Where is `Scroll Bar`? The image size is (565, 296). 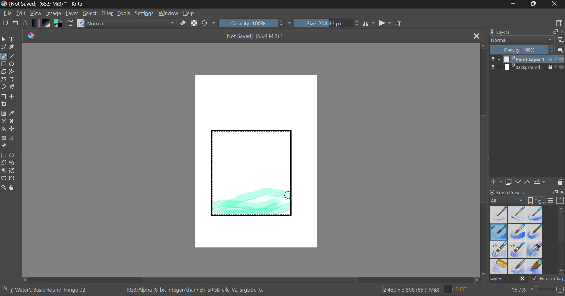 Scroll Bar is located at coordinates (251, 280).